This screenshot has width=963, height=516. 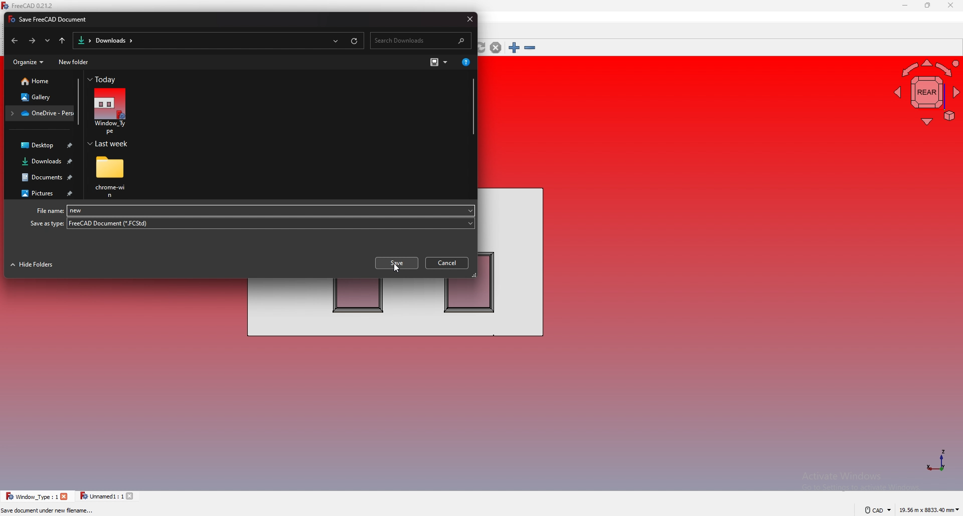 I want to click on navigating cube, so click(x=924, y=91).